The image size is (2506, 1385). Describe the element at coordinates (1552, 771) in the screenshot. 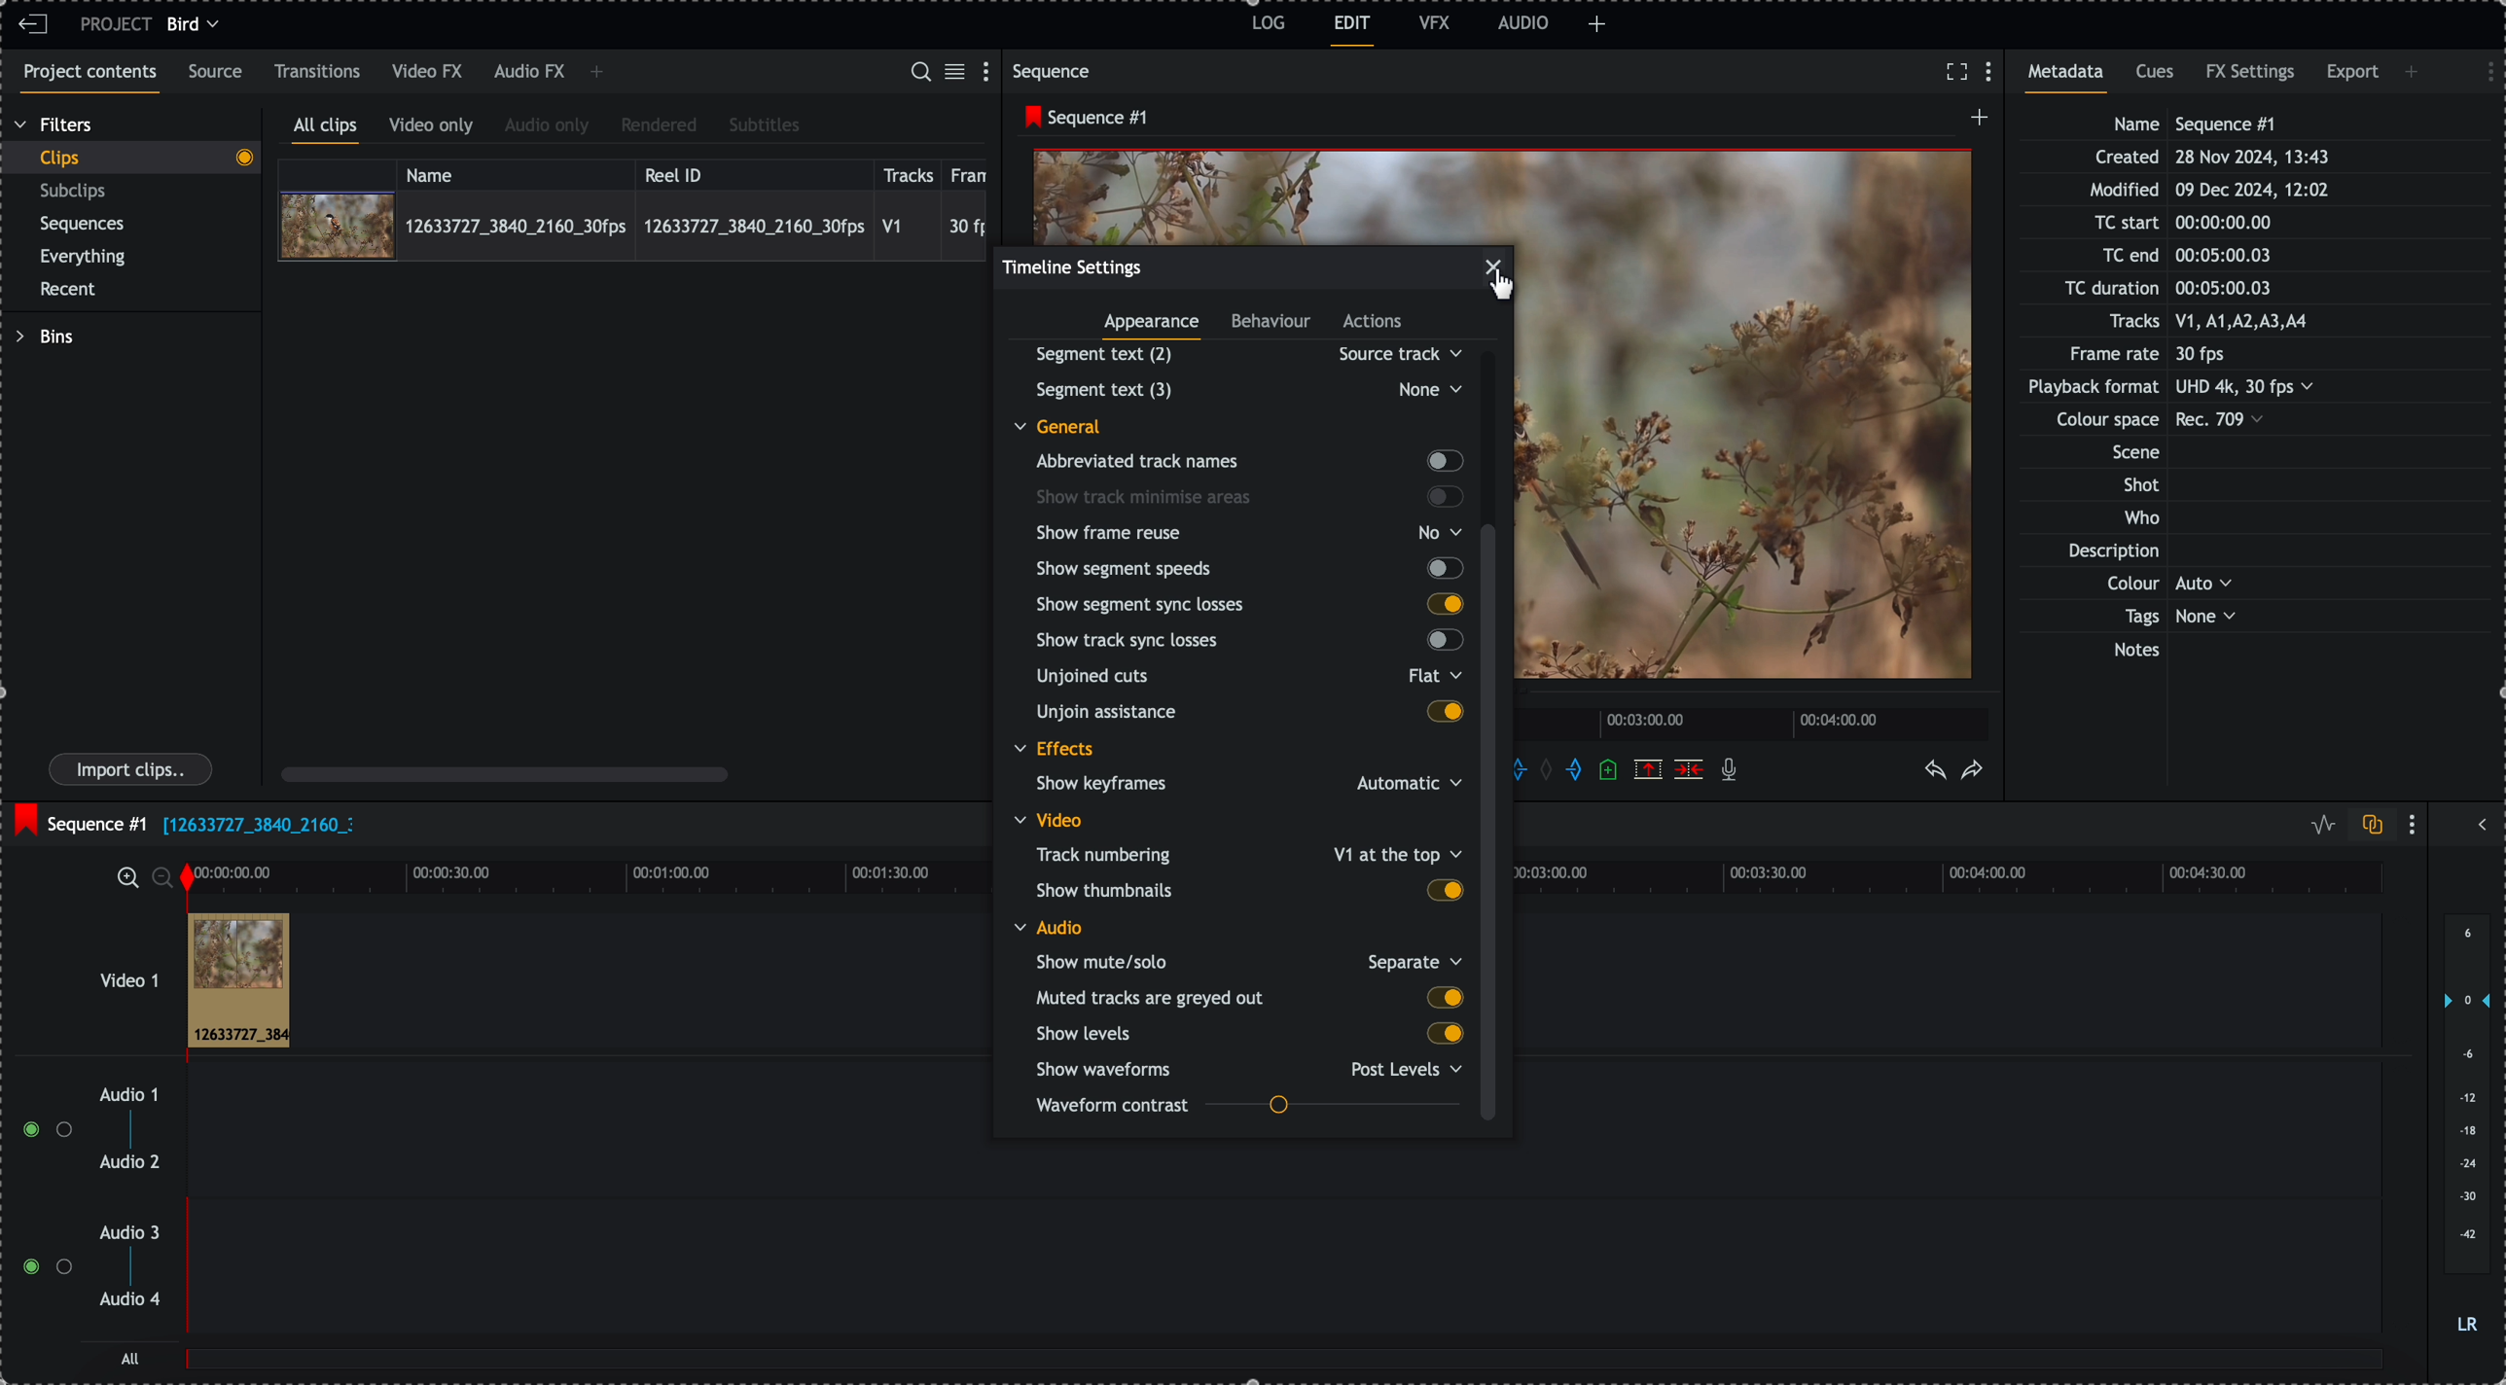

I see `clear marks` at that location.